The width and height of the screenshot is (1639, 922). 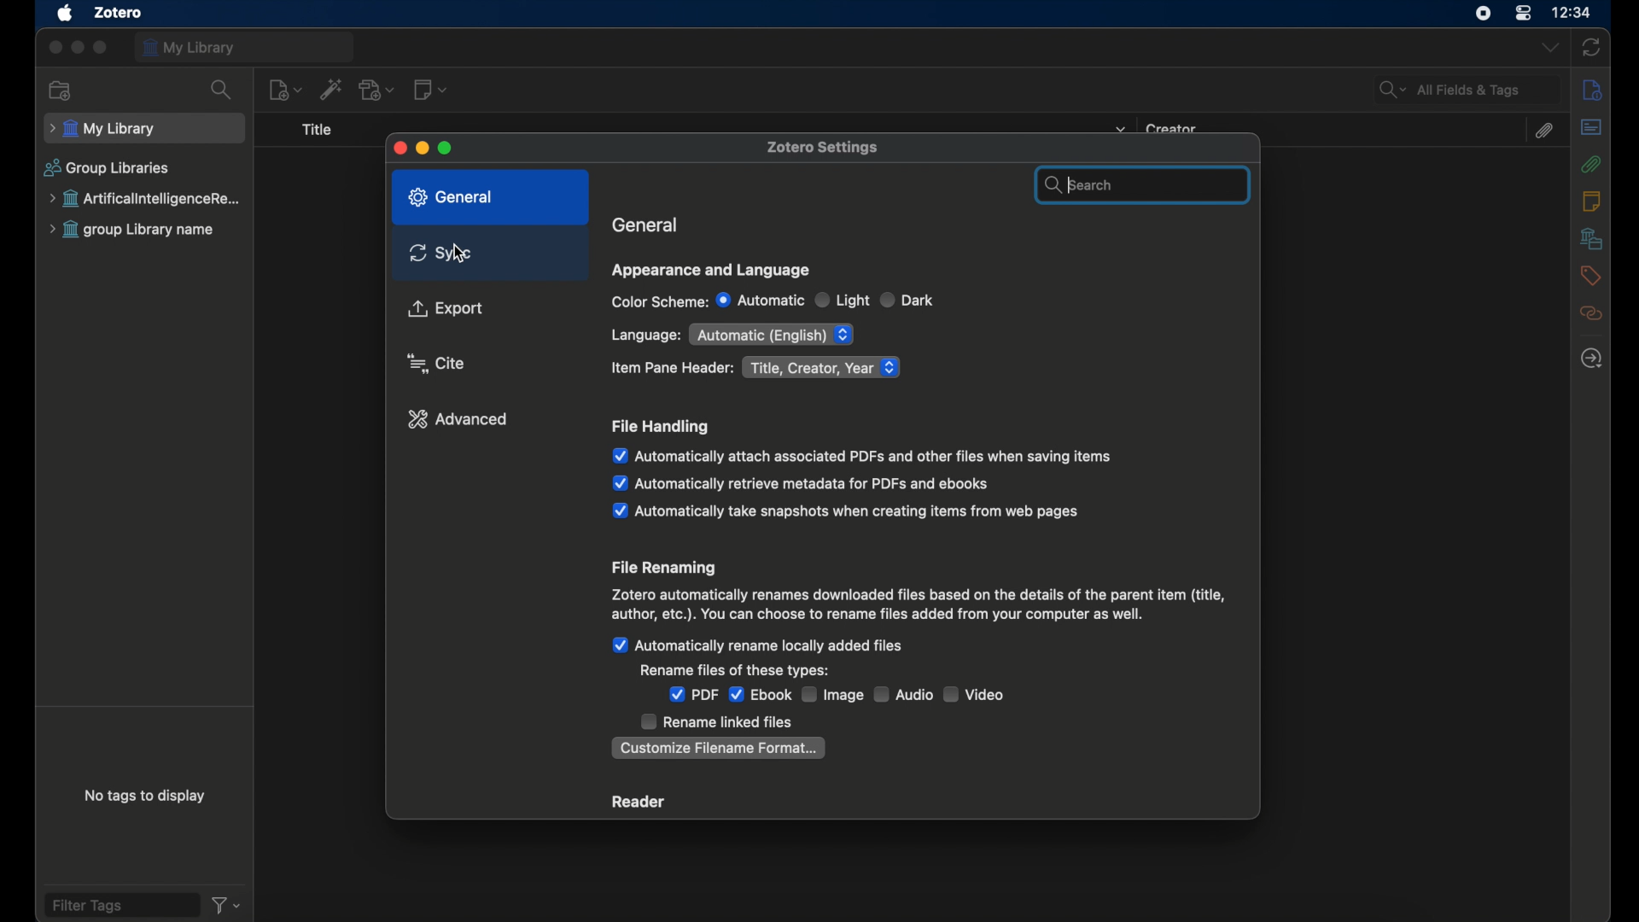 What do you see at coordinates (770, 335) in the screenshot?
I see `automatic English` at bounding box center [770, 335].